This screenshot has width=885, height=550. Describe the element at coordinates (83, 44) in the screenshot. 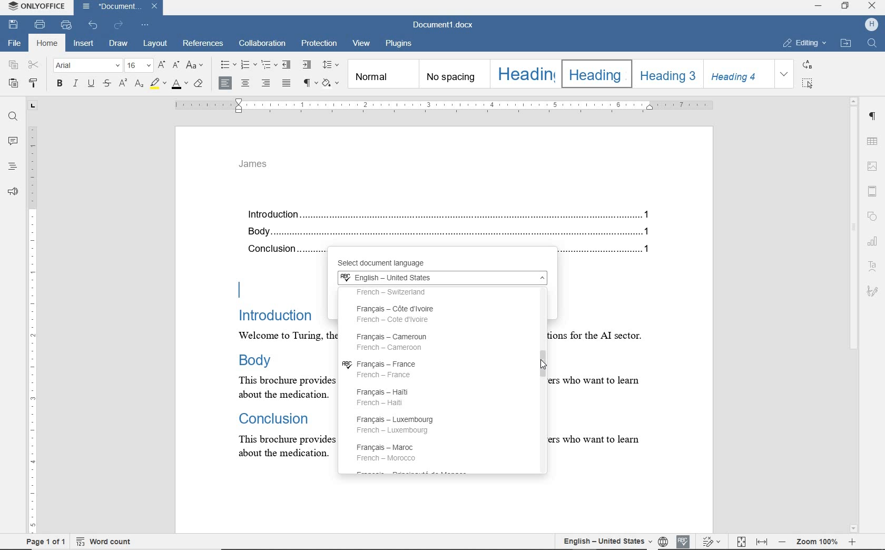

I see `insert` at that location.